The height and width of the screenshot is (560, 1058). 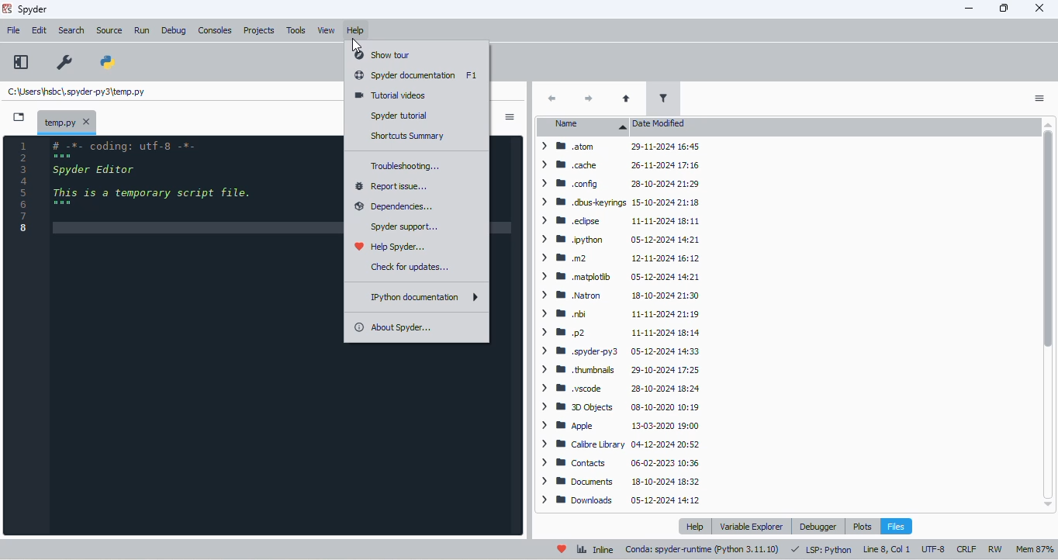 What do you see at coordinates (392, 186) in the screenshot?
I see `report issue` at bounding box center [392, 186].